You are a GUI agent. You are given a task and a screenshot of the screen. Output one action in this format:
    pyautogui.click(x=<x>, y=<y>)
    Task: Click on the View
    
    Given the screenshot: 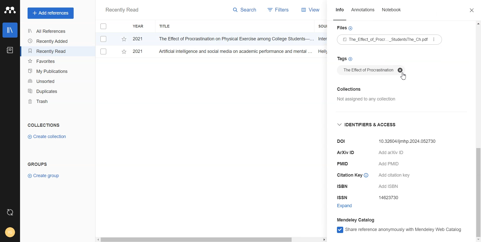 What is the action you would take?
    pyautogui.click(x=310, y=10)
    